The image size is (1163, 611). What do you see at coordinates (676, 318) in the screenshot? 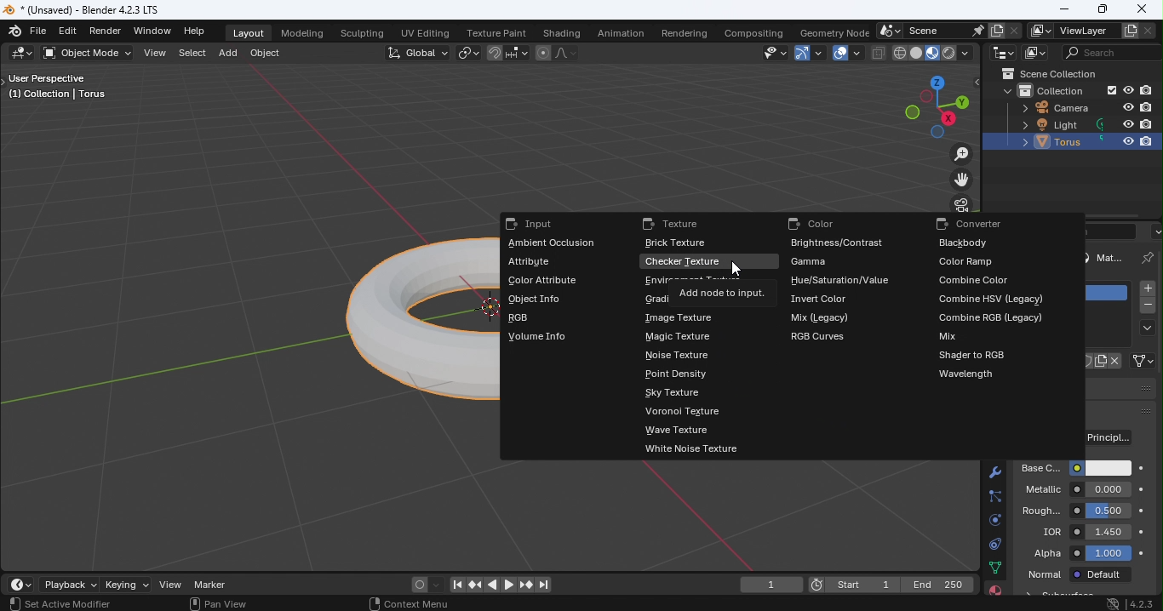
I see `Image texture` at bounding box center [676, 318].